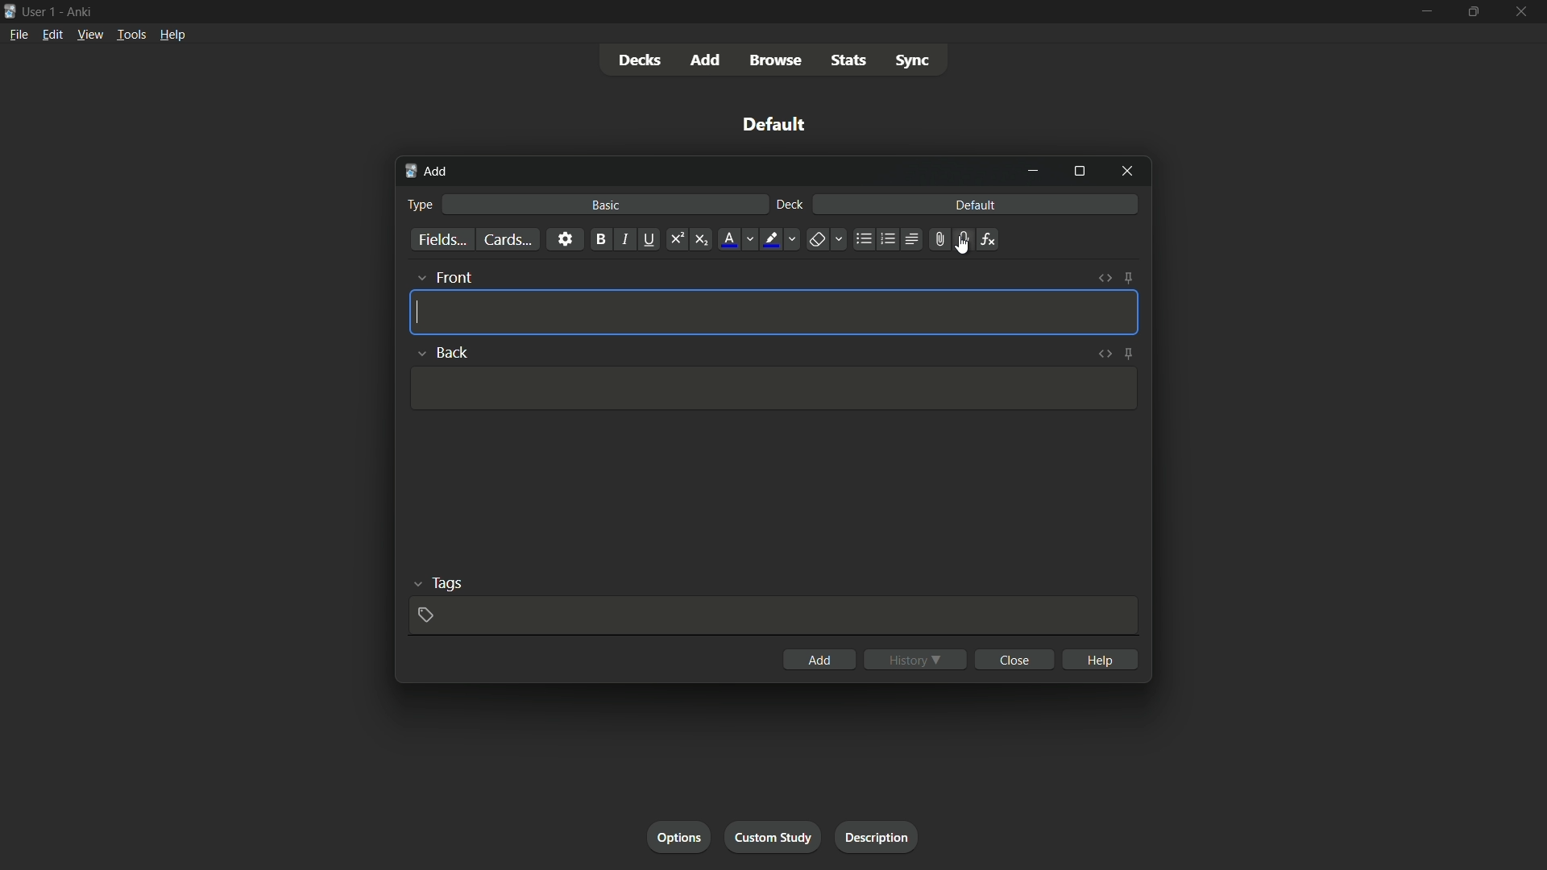 This screenshot has height=870, width=1547. Describe the element at coordinates (1014, 660) in the screenshot. I see `close` at that location.